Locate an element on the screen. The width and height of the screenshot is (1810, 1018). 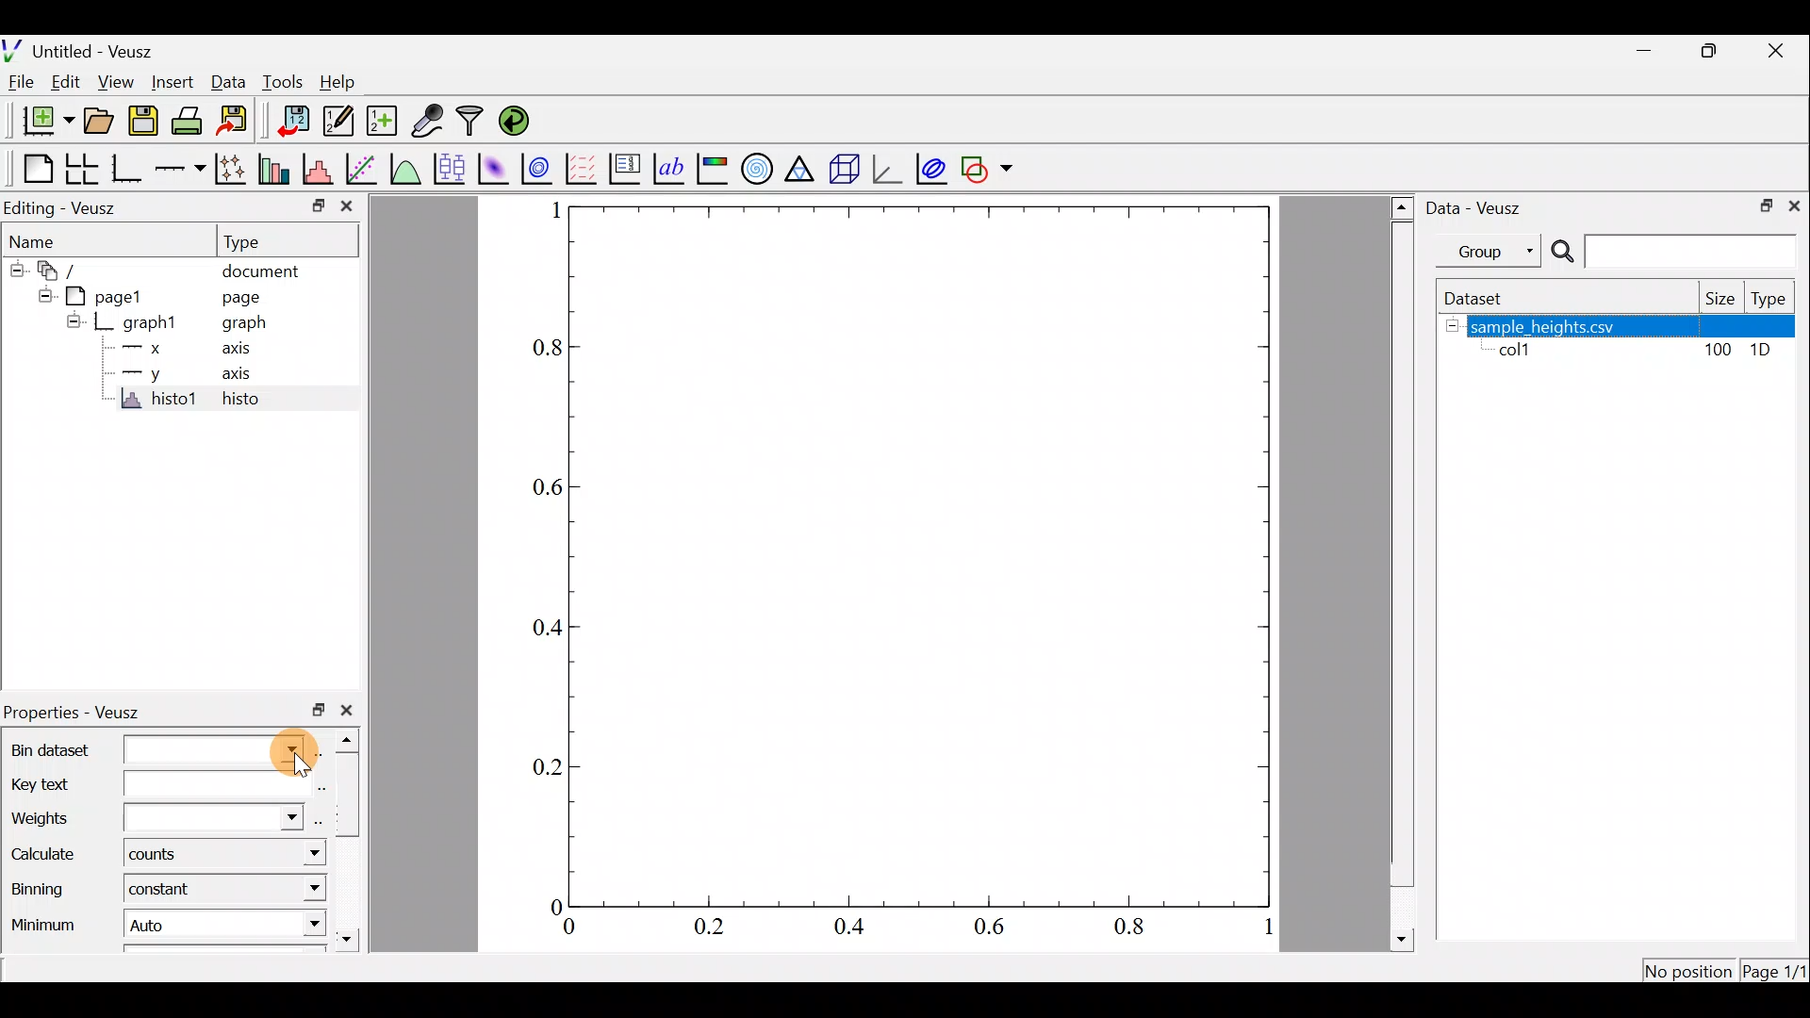
import data into Veusz is located at coordinates (290, 120).